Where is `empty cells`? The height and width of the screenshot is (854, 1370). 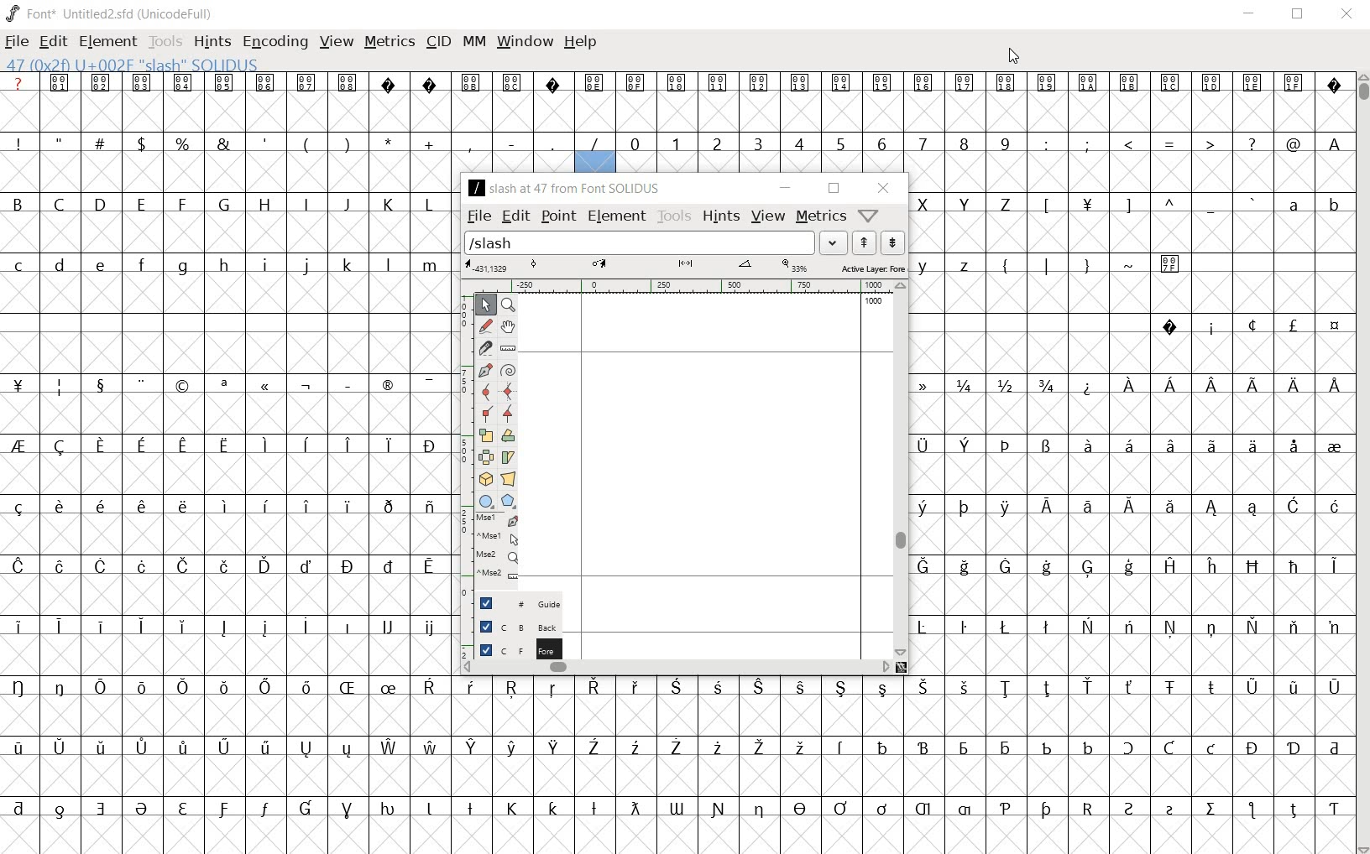
empty cells is located at coordinates (223, 232).